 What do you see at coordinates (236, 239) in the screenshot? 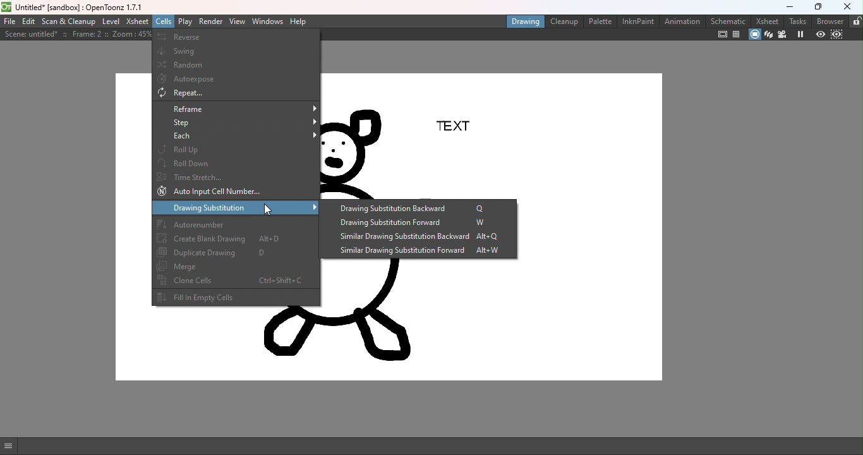
I see `Create blank drawing` at bounding box center [236, 239].